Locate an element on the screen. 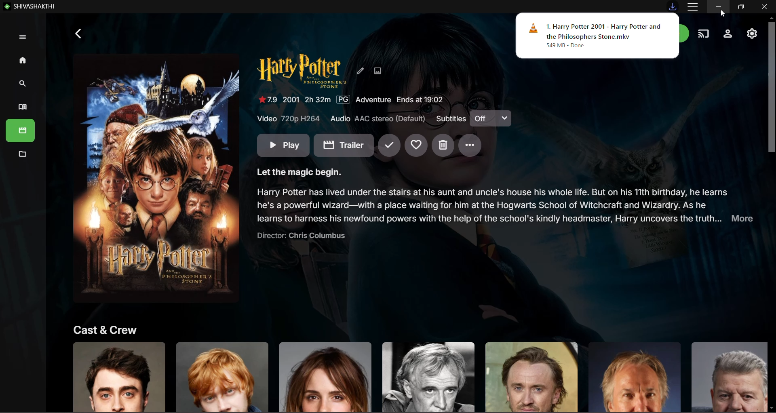 This screenshot has width=776, height=413. Subtitles on/off is located at coordinates (491, 118).